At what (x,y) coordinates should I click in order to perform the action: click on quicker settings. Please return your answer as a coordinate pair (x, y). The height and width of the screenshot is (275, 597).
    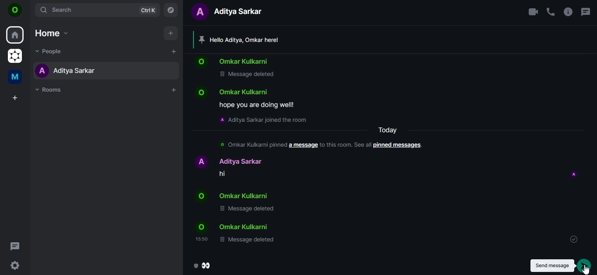
    Looking at the image, I should click on (14, 266).